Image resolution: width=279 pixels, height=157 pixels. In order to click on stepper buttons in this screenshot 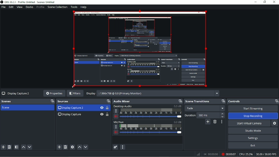, I will do `click(222, 115)`.